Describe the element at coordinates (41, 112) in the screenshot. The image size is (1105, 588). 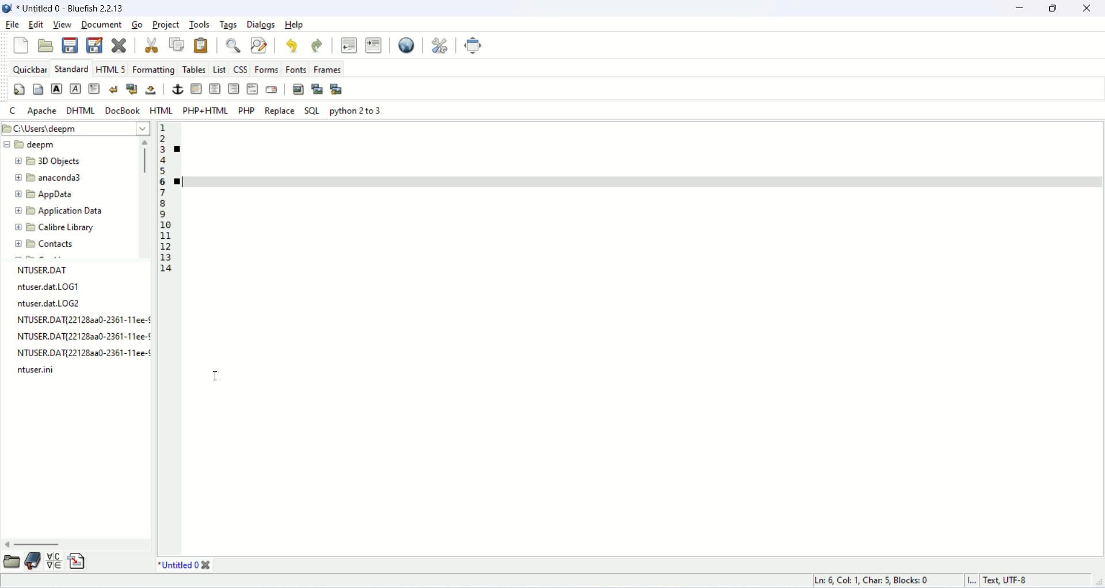
I see `Apache` at that location.